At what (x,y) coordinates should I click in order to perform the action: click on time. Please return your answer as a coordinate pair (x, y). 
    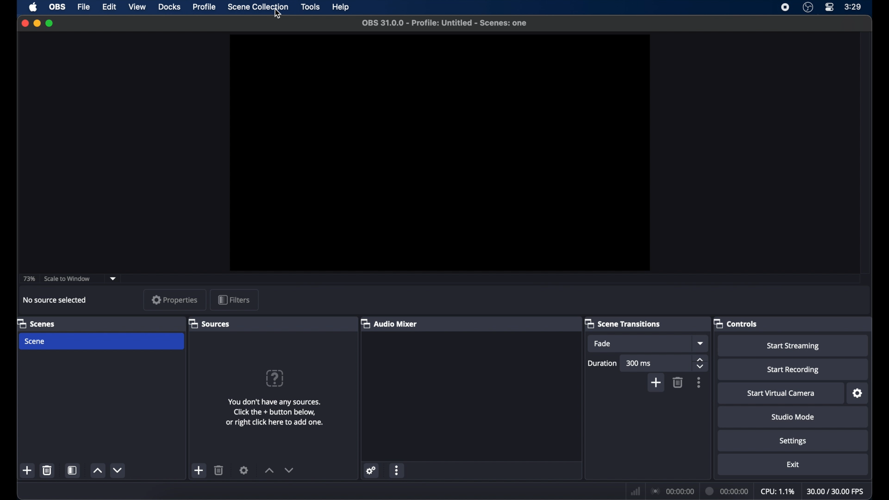
    Looking at the image, I should click on (854, 6).